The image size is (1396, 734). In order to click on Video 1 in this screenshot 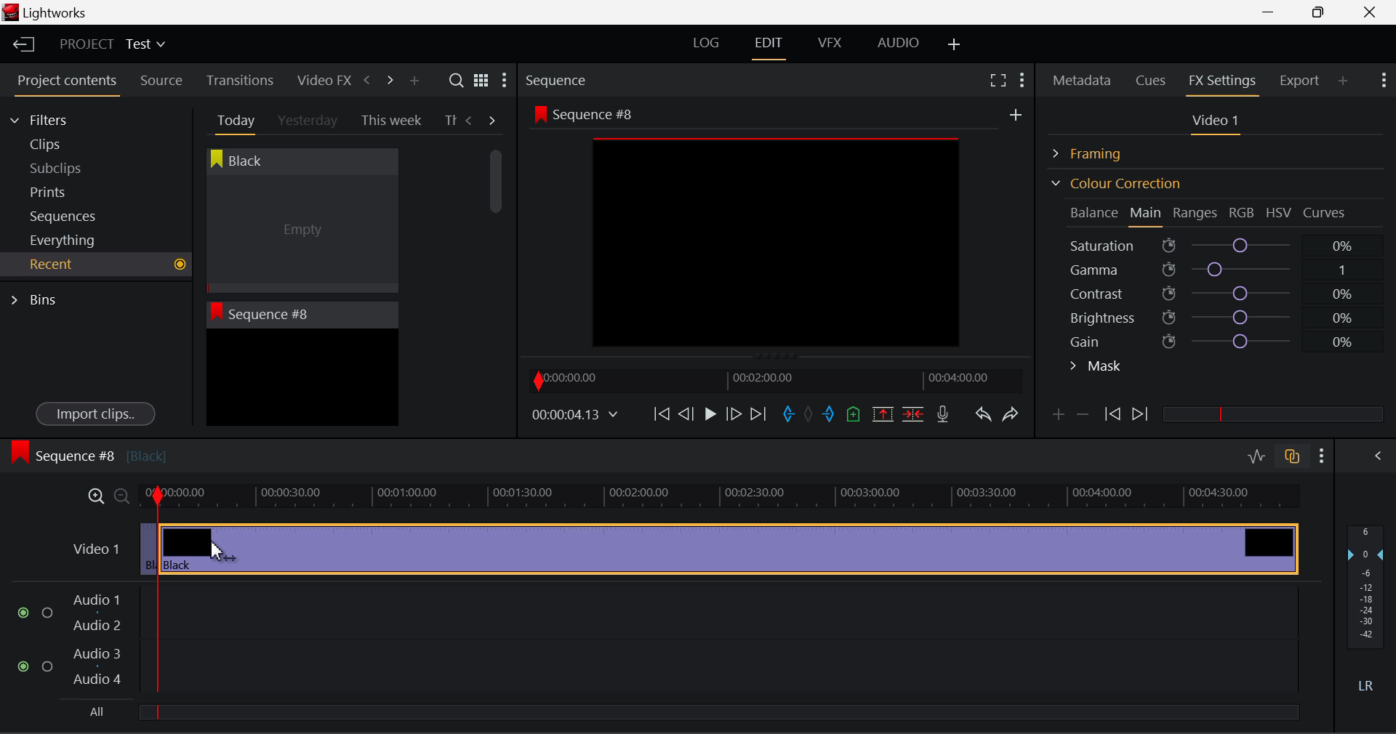, I will do `click(94, 549)`.